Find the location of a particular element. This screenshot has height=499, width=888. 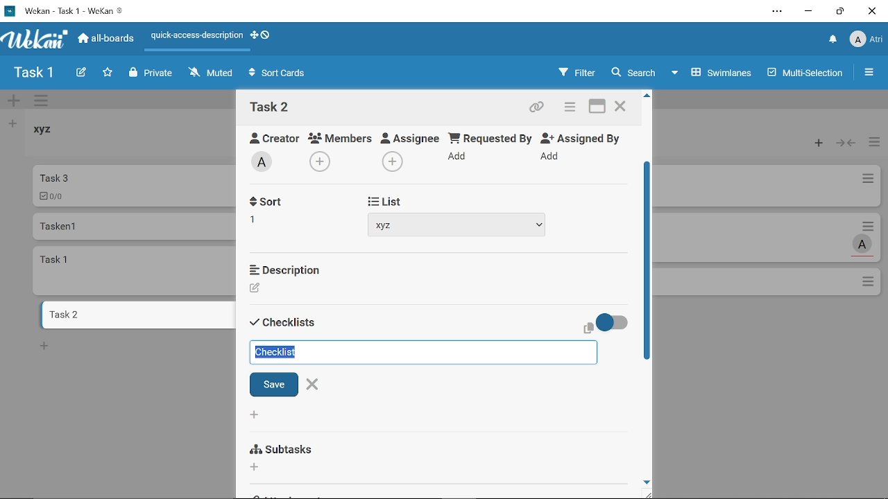

Swimlanes is located at coordinates (713, 71).